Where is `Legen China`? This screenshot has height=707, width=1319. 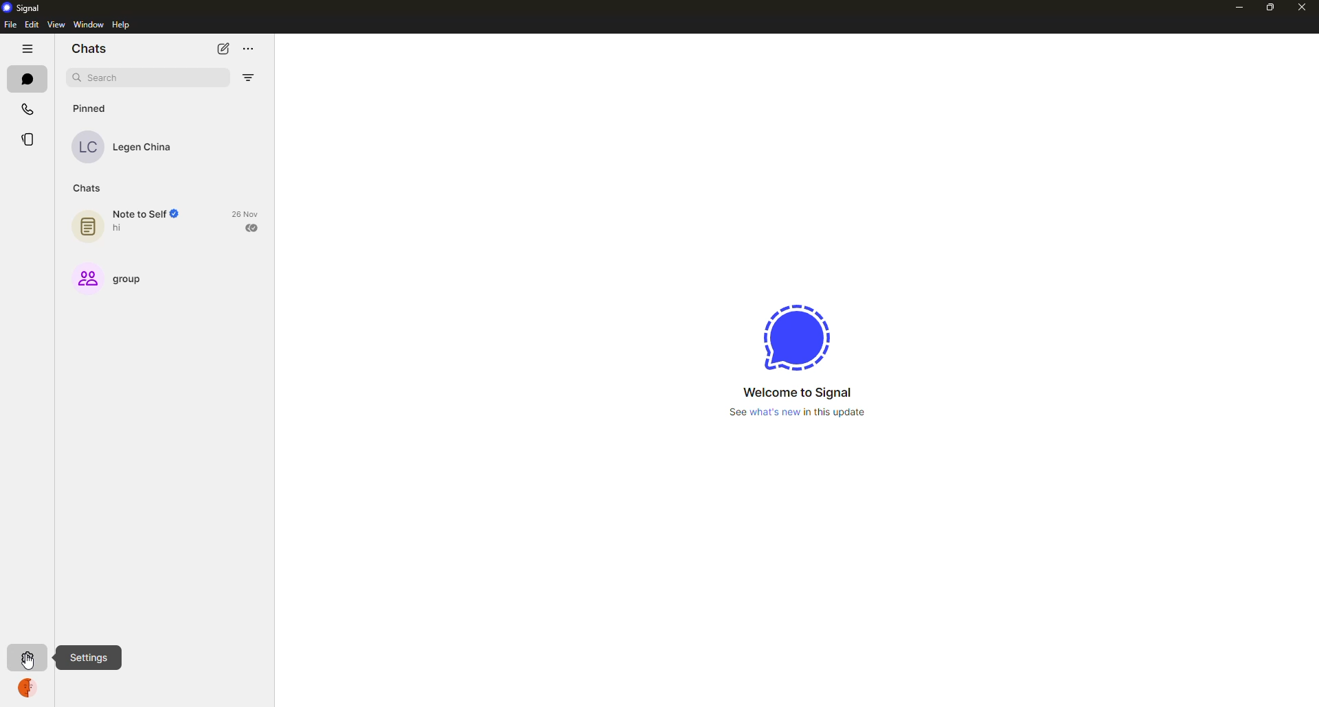 Legen China is located at coordinates (146, 148).